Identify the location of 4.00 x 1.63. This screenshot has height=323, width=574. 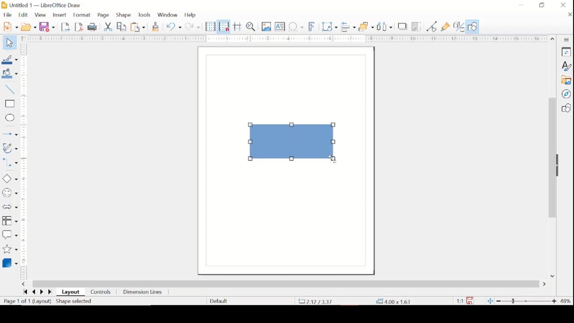
(394, 301).